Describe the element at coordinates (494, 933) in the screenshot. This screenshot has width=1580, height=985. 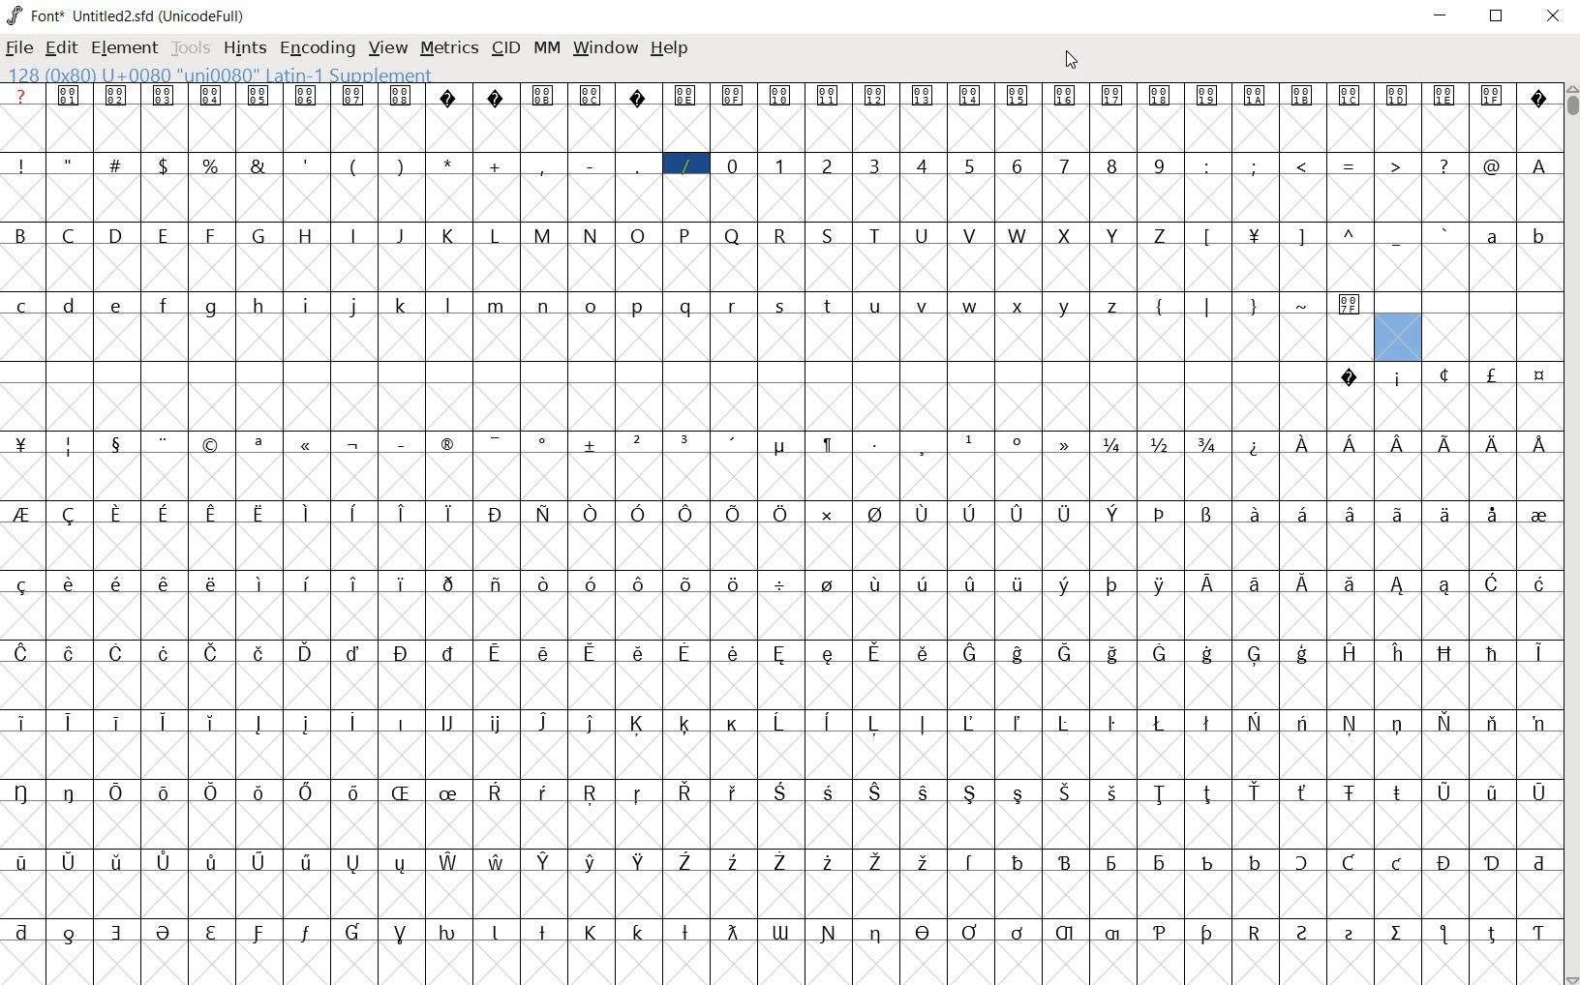
I see `glyph` at that location.